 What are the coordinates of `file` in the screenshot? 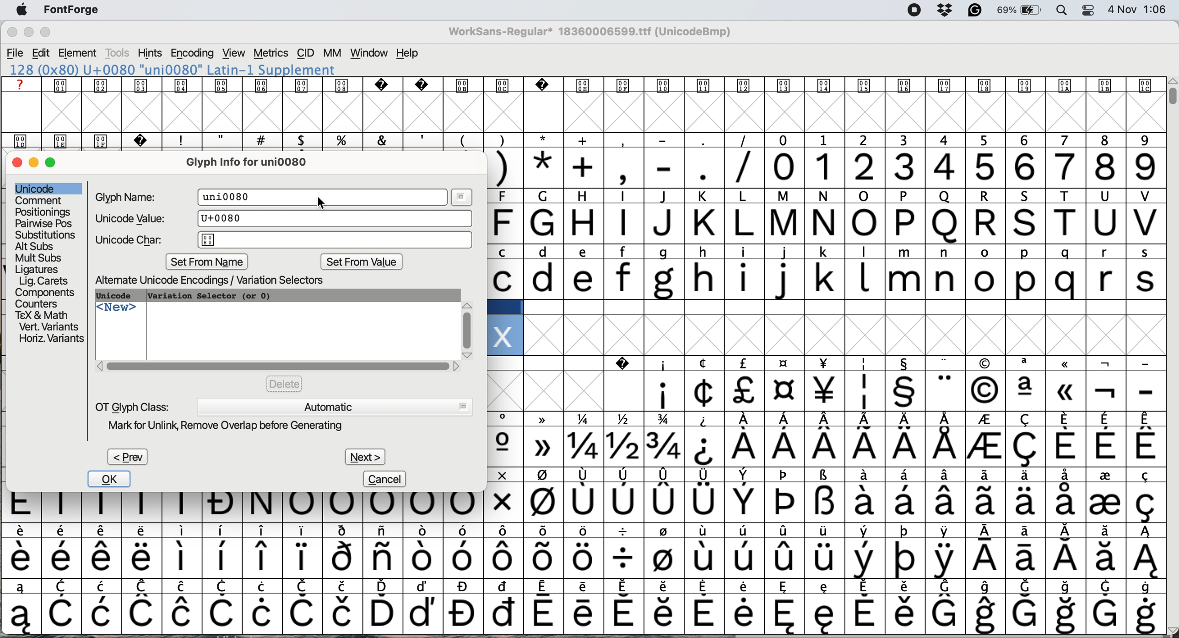 It's located at (15, 52).